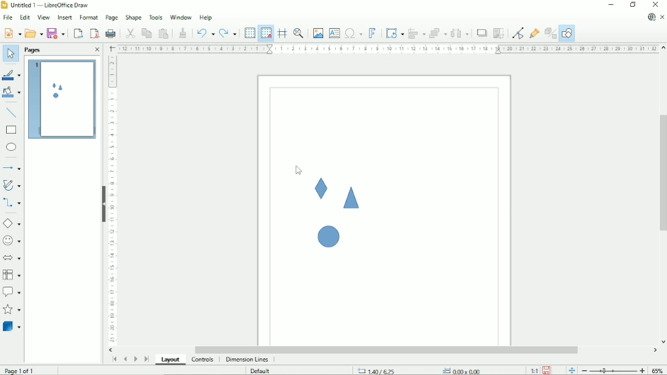 This screenshot has height=375, width=667. Describe the element at coordinates (34, 50) in the screenshot. I see `Pages` at that location.